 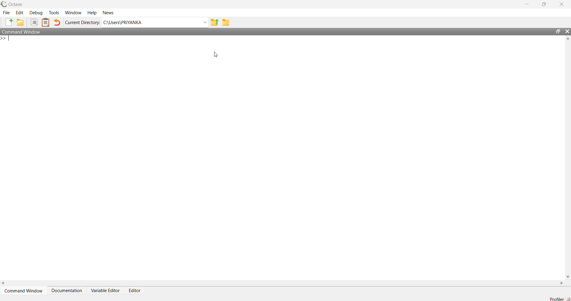 What do you see at coordinates (20, 22) in the screenshot?
I see `Open an existing file in editor` at bounding box center [20, 22].